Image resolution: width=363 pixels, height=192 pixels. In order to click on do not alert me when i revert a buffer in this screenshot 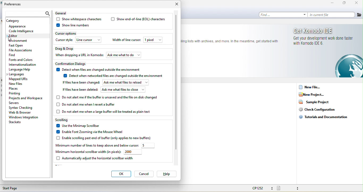, I will do `click(88, 105)`.